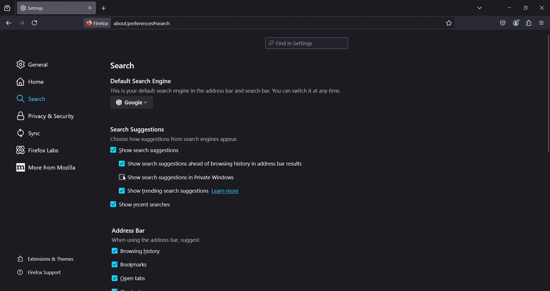  Describe the element at coordinates (129, 230) in the screenshot. I see `address bar` at that location.